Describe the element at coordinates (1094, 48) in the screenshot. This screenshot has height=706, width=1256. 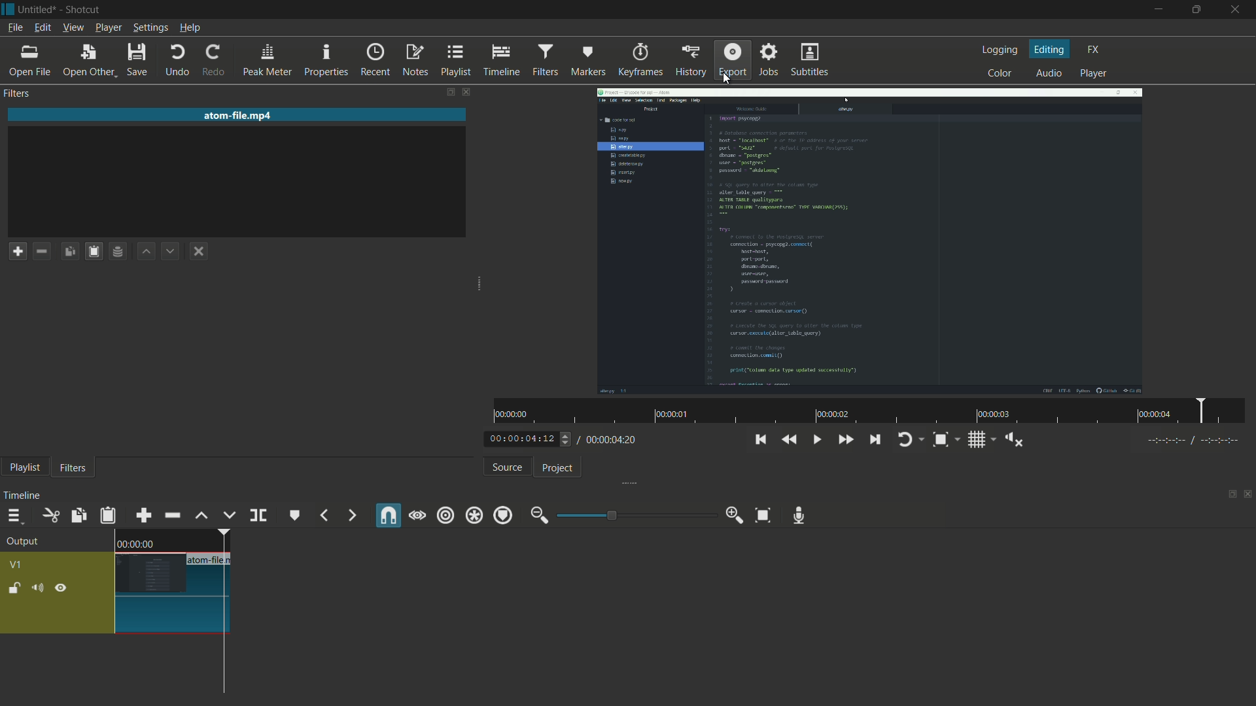
I see `fx` at that location.